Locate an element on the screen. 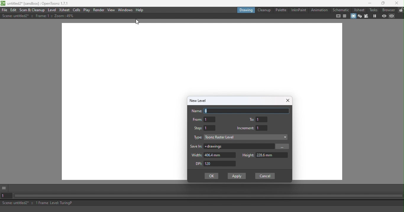 This screenshot has width=404, height=212. Tasks is located at coordinates (374, 10).